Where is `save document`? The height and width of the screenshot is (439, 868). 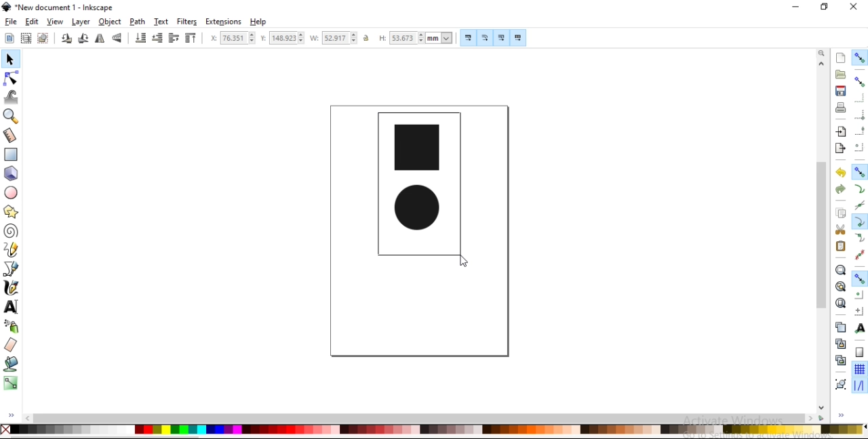 save document is located at coordinates (840, 90).